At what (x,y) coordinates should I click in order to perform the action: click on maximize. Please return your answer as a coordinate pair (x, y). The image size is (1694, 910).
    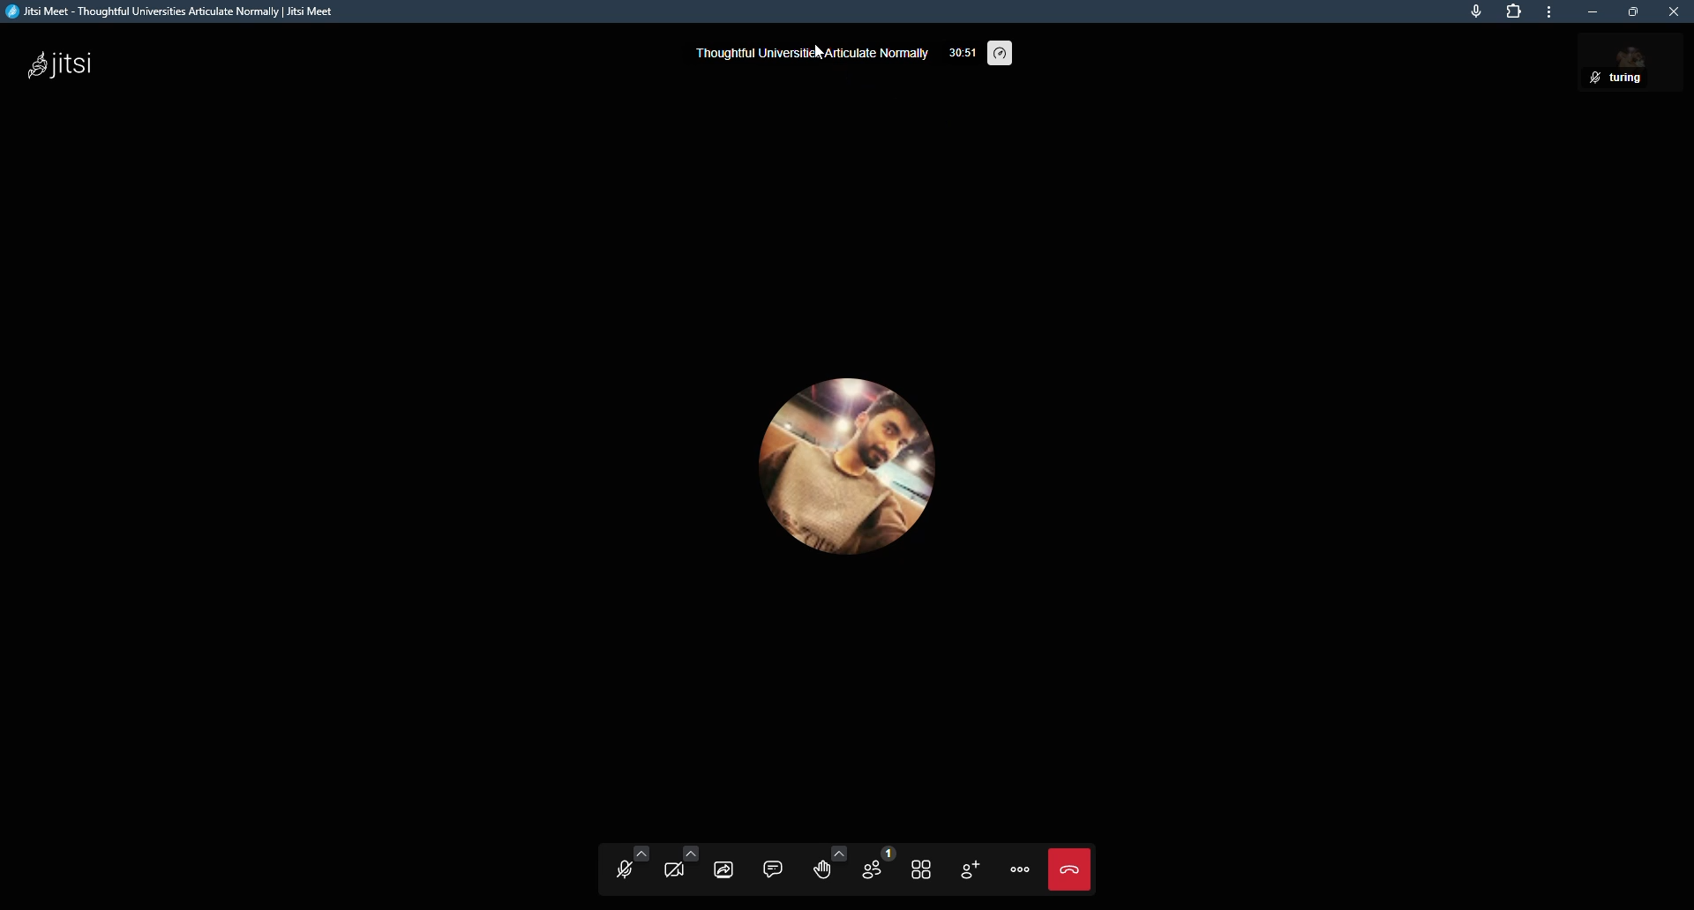
    Looking at the image, I should click on (1634, 13).